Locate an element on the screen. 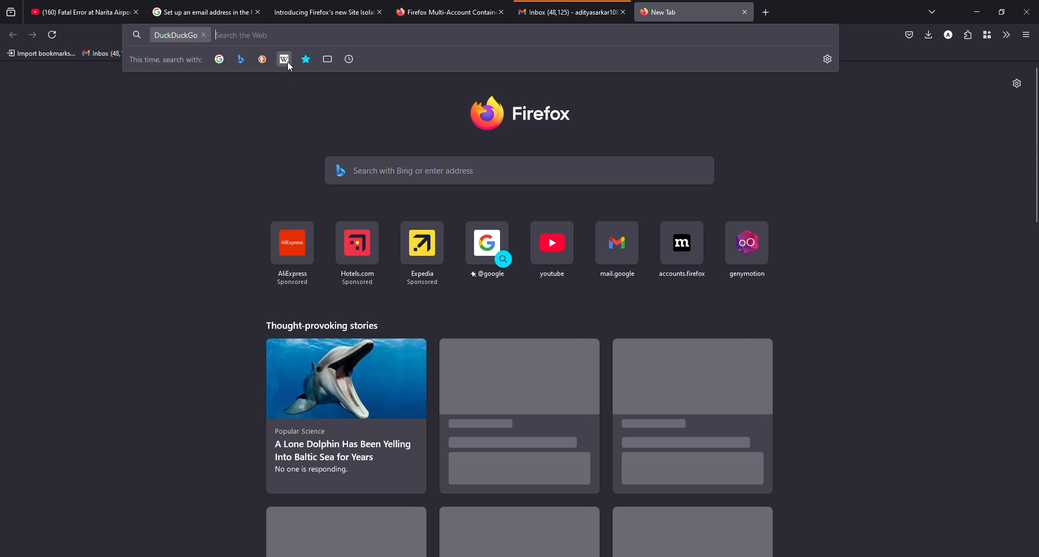 The image size is (1039, 557). history is located at coordinates (348, 59).